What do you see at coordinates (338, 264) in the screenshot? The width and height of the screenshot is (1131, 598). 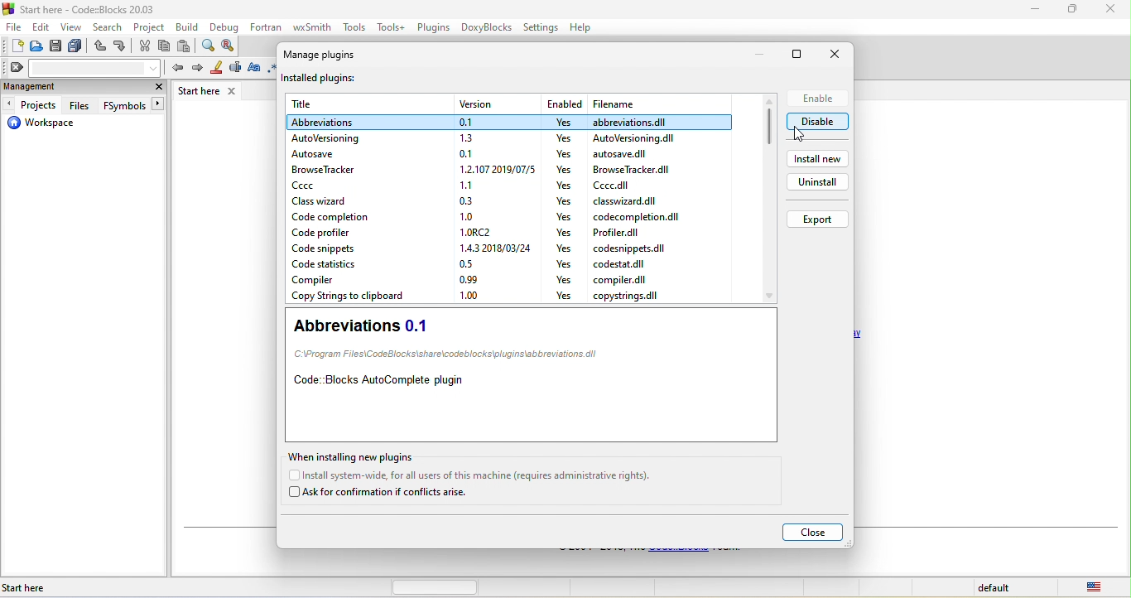 I see `code statistics` at bounding box center [338, 264].